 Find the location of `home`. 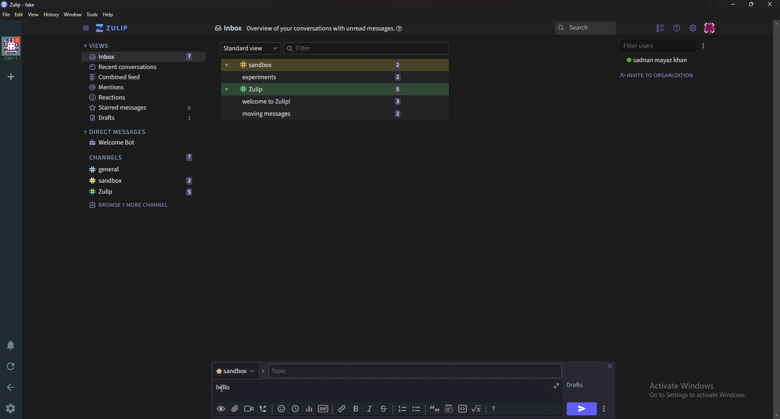

home is located at coordinates (11, 48).